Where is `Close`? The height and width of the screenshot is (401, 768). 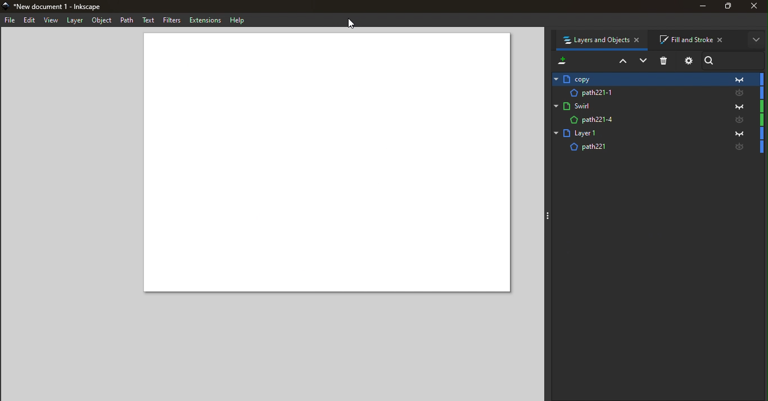
Close is located at coordinates (756, 6).